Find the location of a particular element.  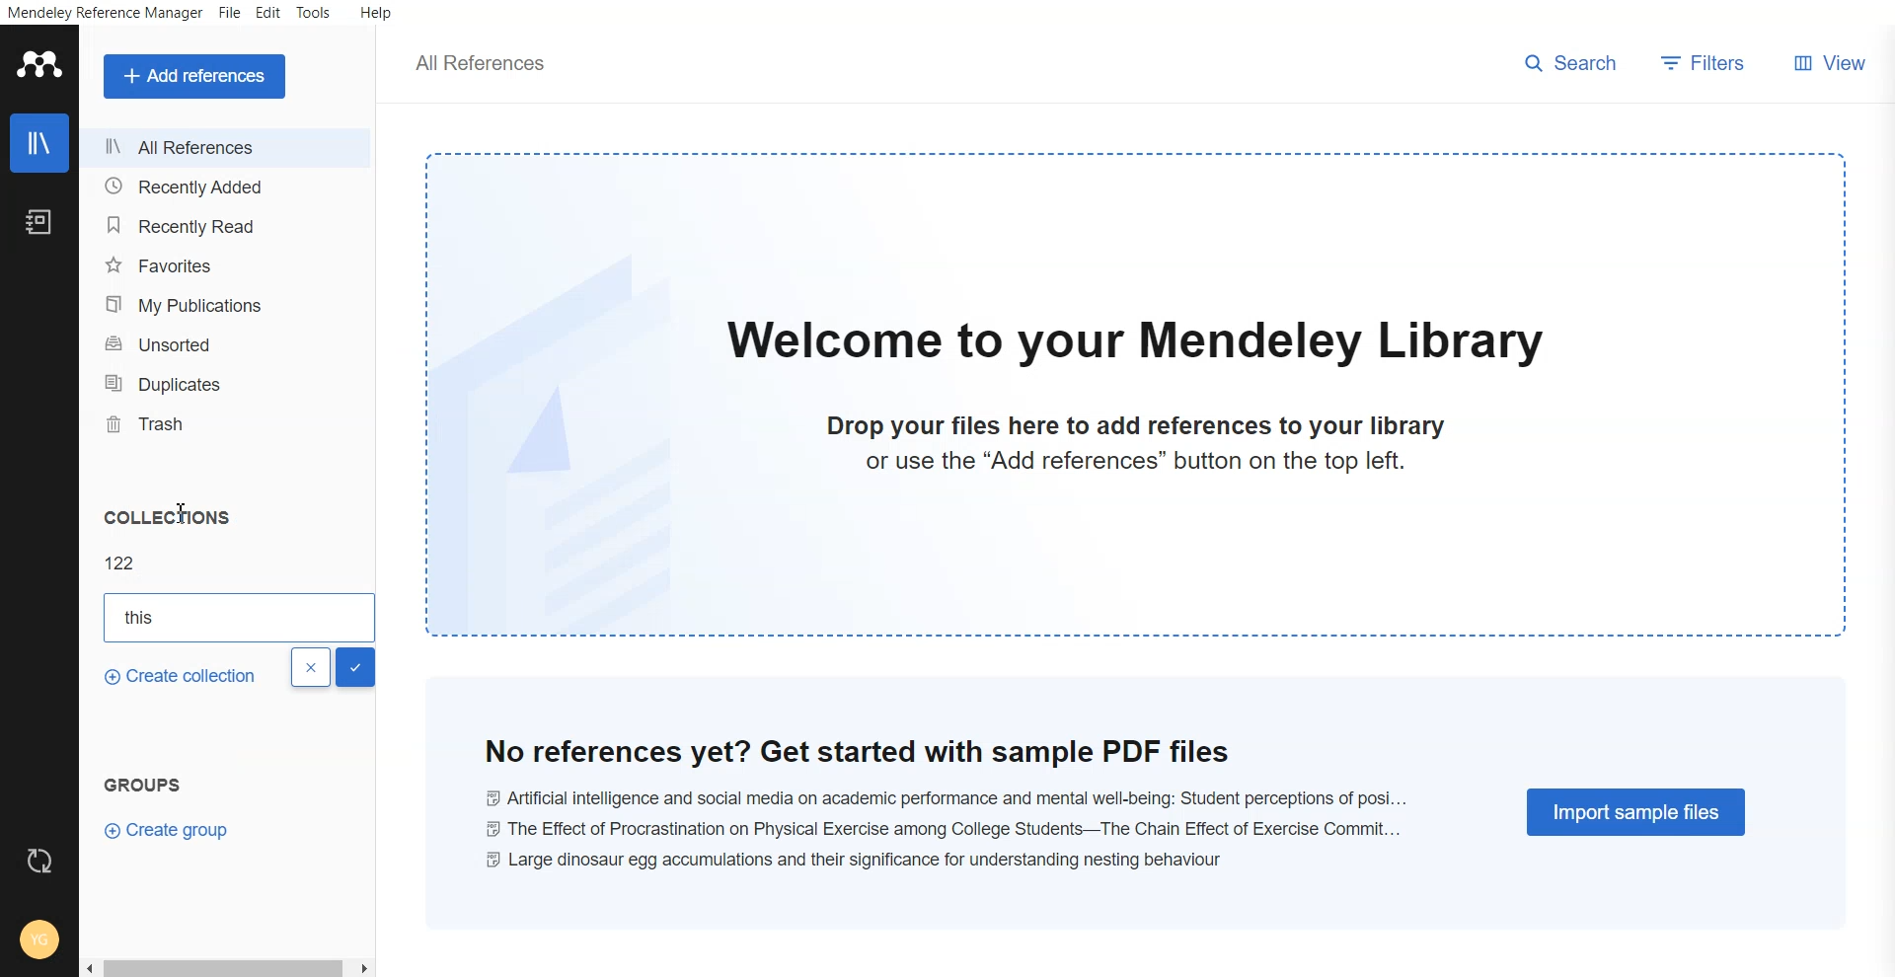

File is located at coordinates (230, 12).